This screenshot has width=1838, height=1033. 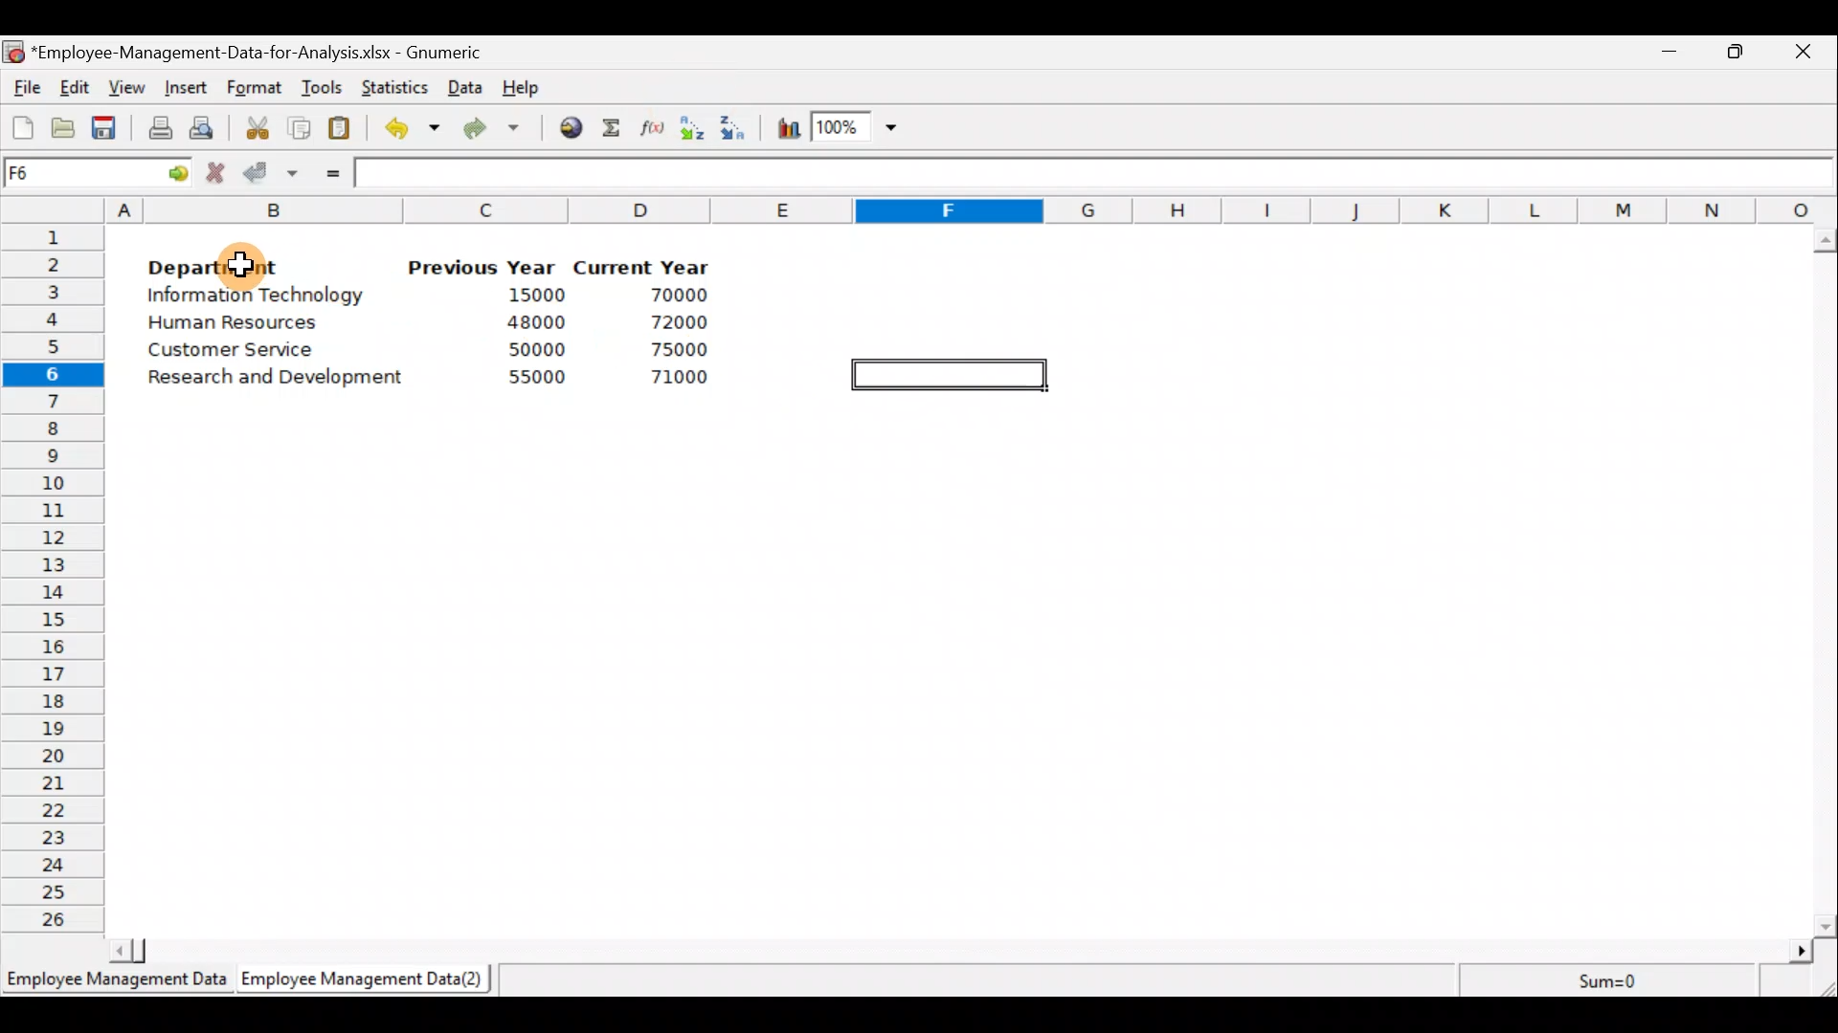 What do you see at coordinates (291, 384) in the screenshot?
I see `Research and Development` at bounding box center [291, 384].